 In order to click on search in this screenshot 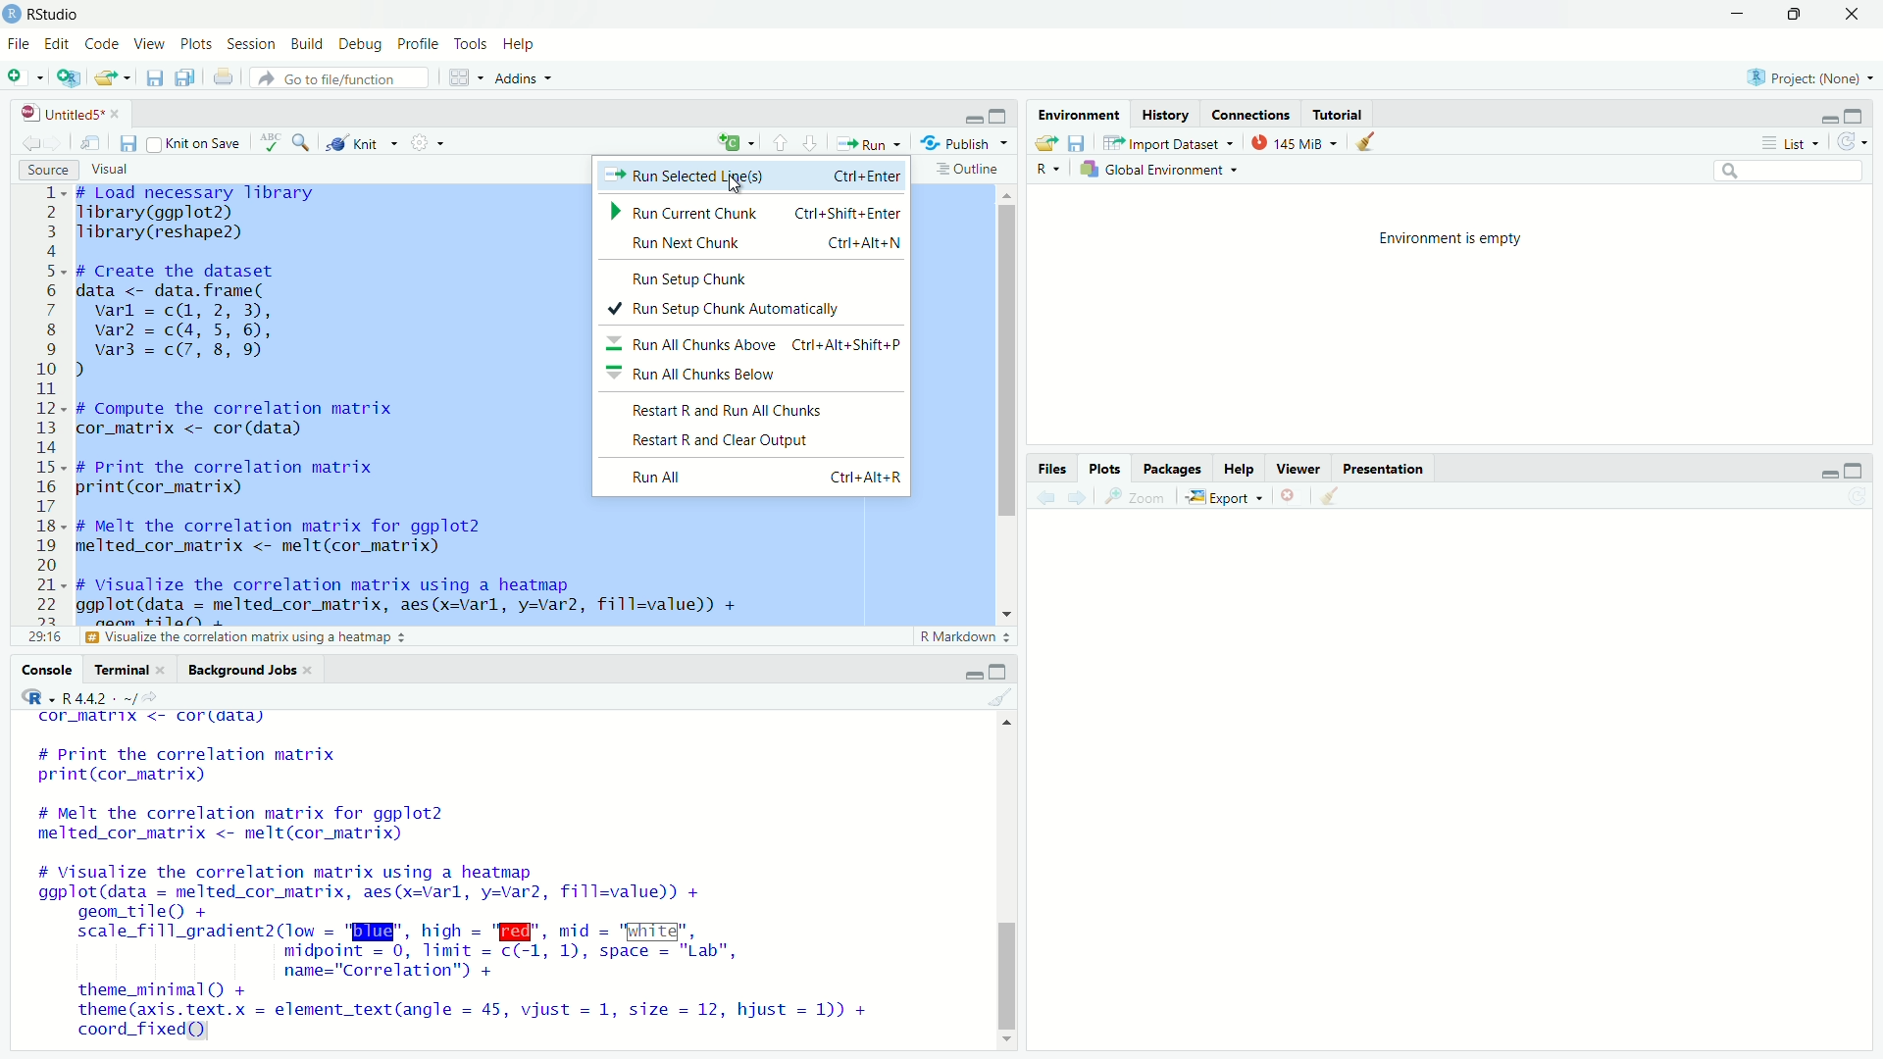, I will do `click(1790, 171)`.